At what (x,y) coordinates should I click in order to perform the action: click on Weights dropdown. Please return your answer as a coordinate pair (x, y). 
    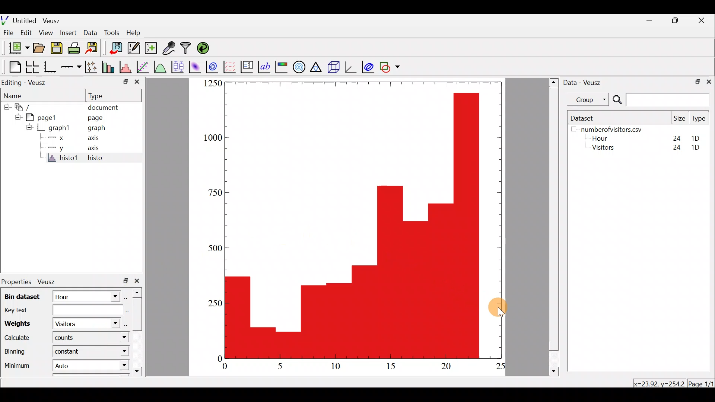
    Looking at the image, I should click on (107, 325).